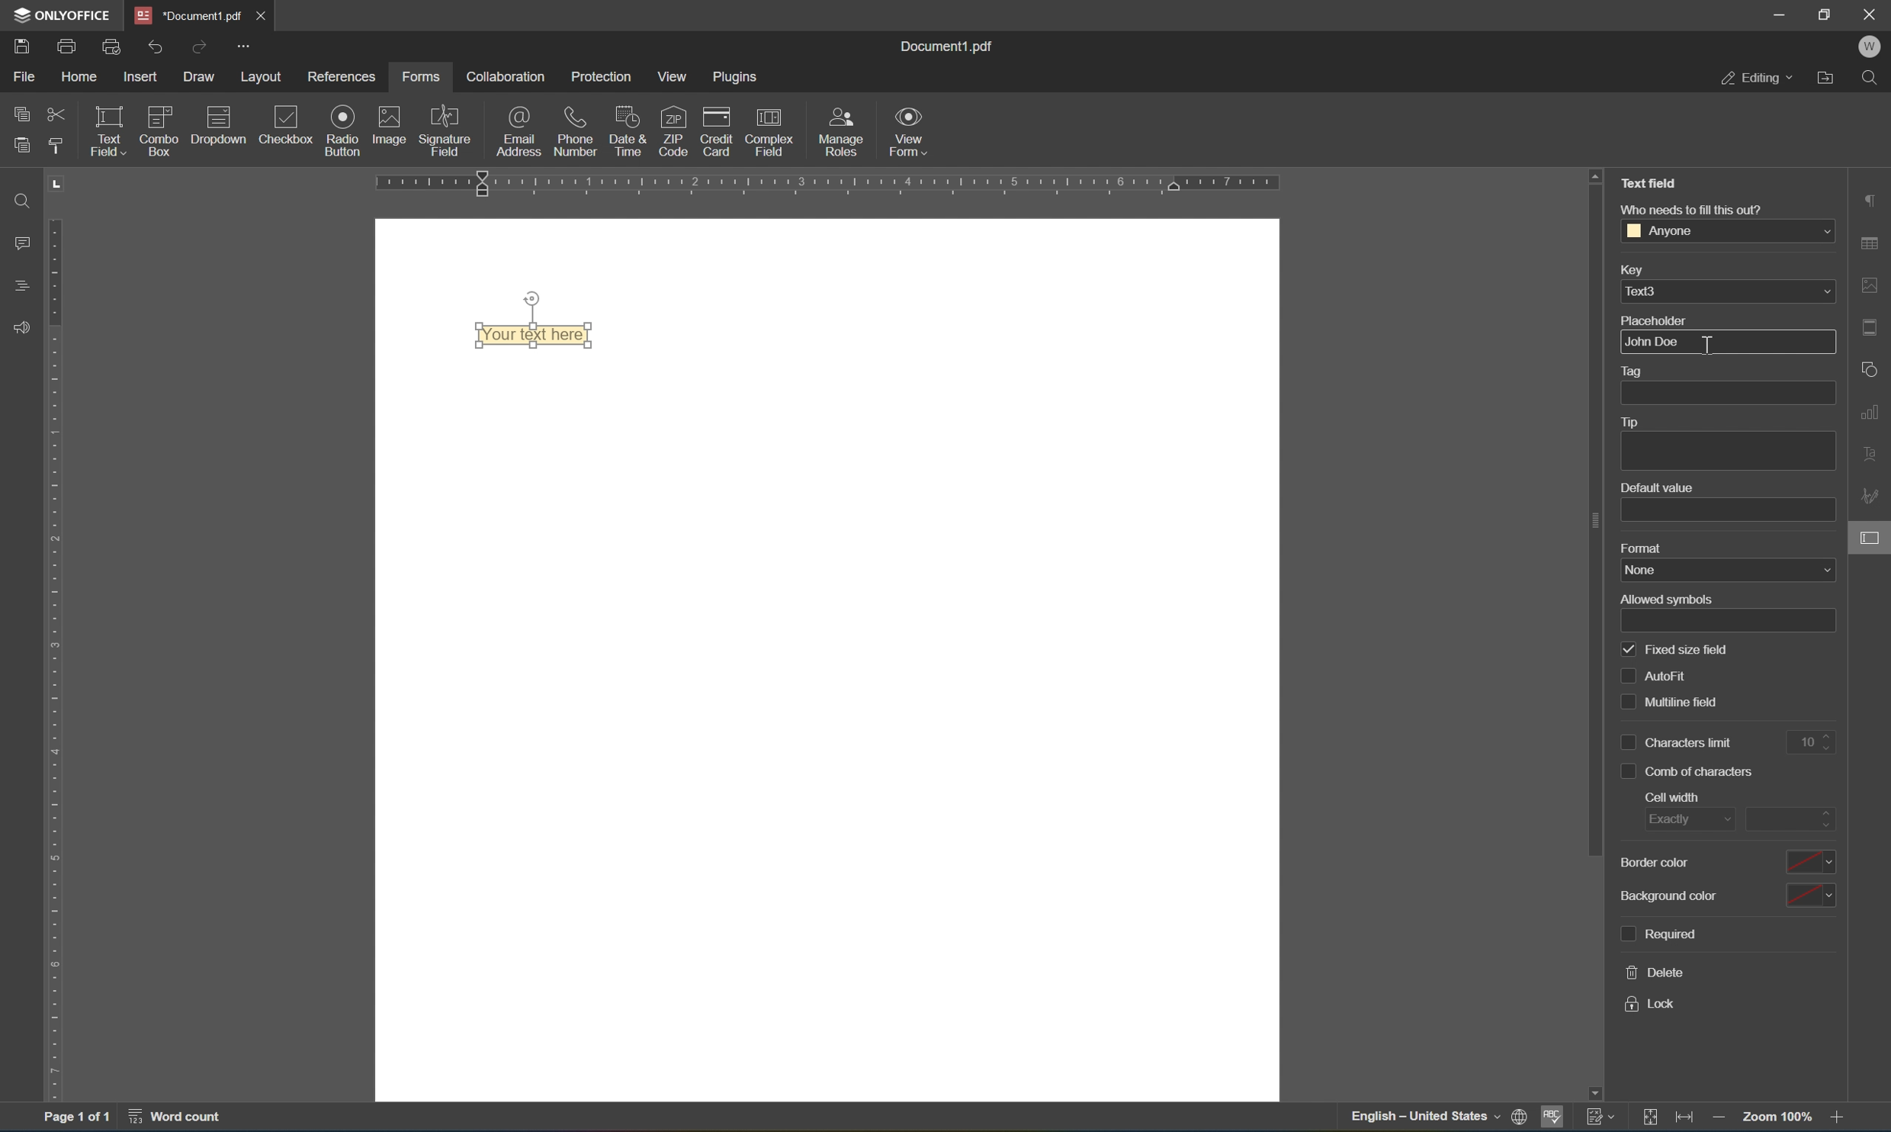  What do you see at coordinates (262, 77) in the screenshot?
I see `layout` at bounding box center [262, 77].